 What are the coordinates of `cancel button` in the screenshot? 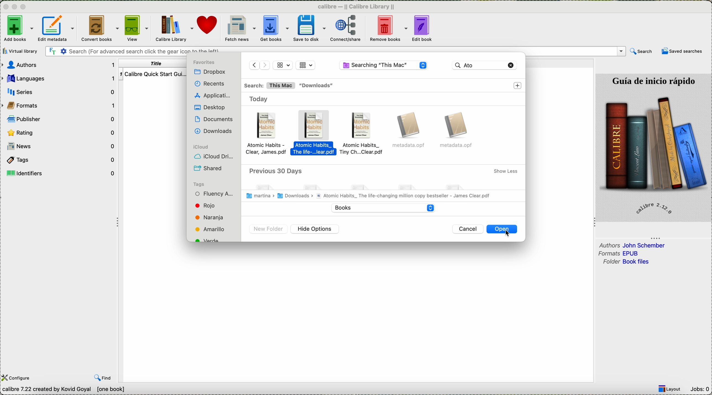 It's located at (469, 229).